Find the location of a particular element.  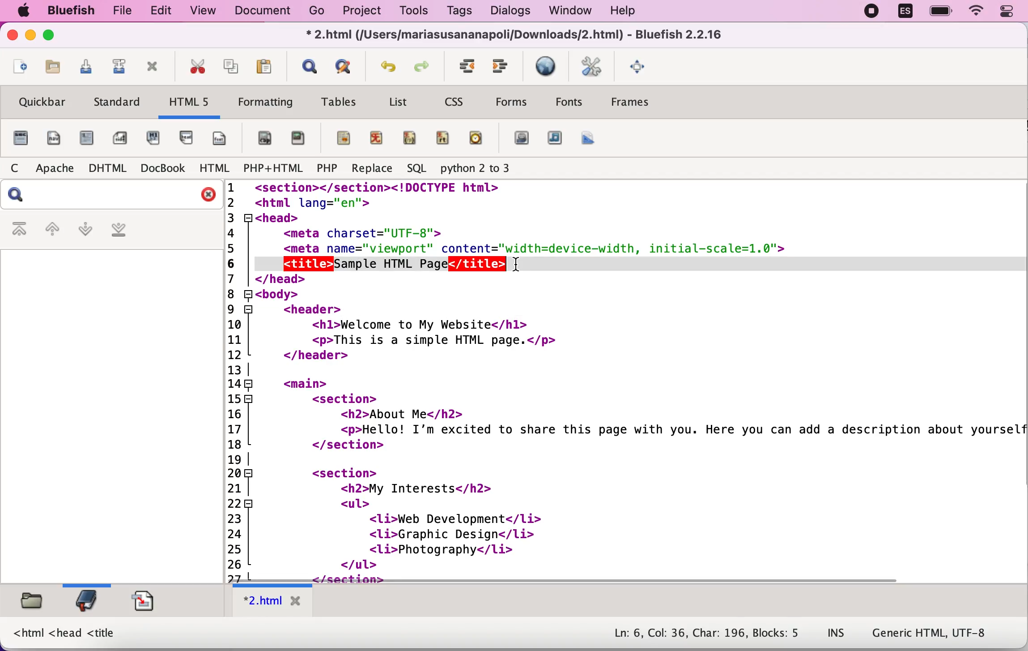

save as is located at coordinates (121, 65).